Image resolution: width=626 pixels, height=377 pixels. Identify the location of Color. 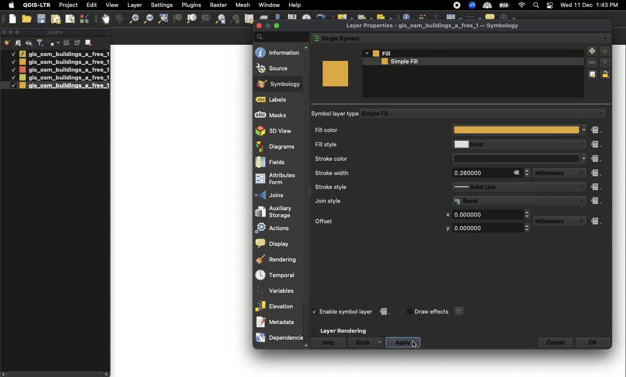
(335, 73).